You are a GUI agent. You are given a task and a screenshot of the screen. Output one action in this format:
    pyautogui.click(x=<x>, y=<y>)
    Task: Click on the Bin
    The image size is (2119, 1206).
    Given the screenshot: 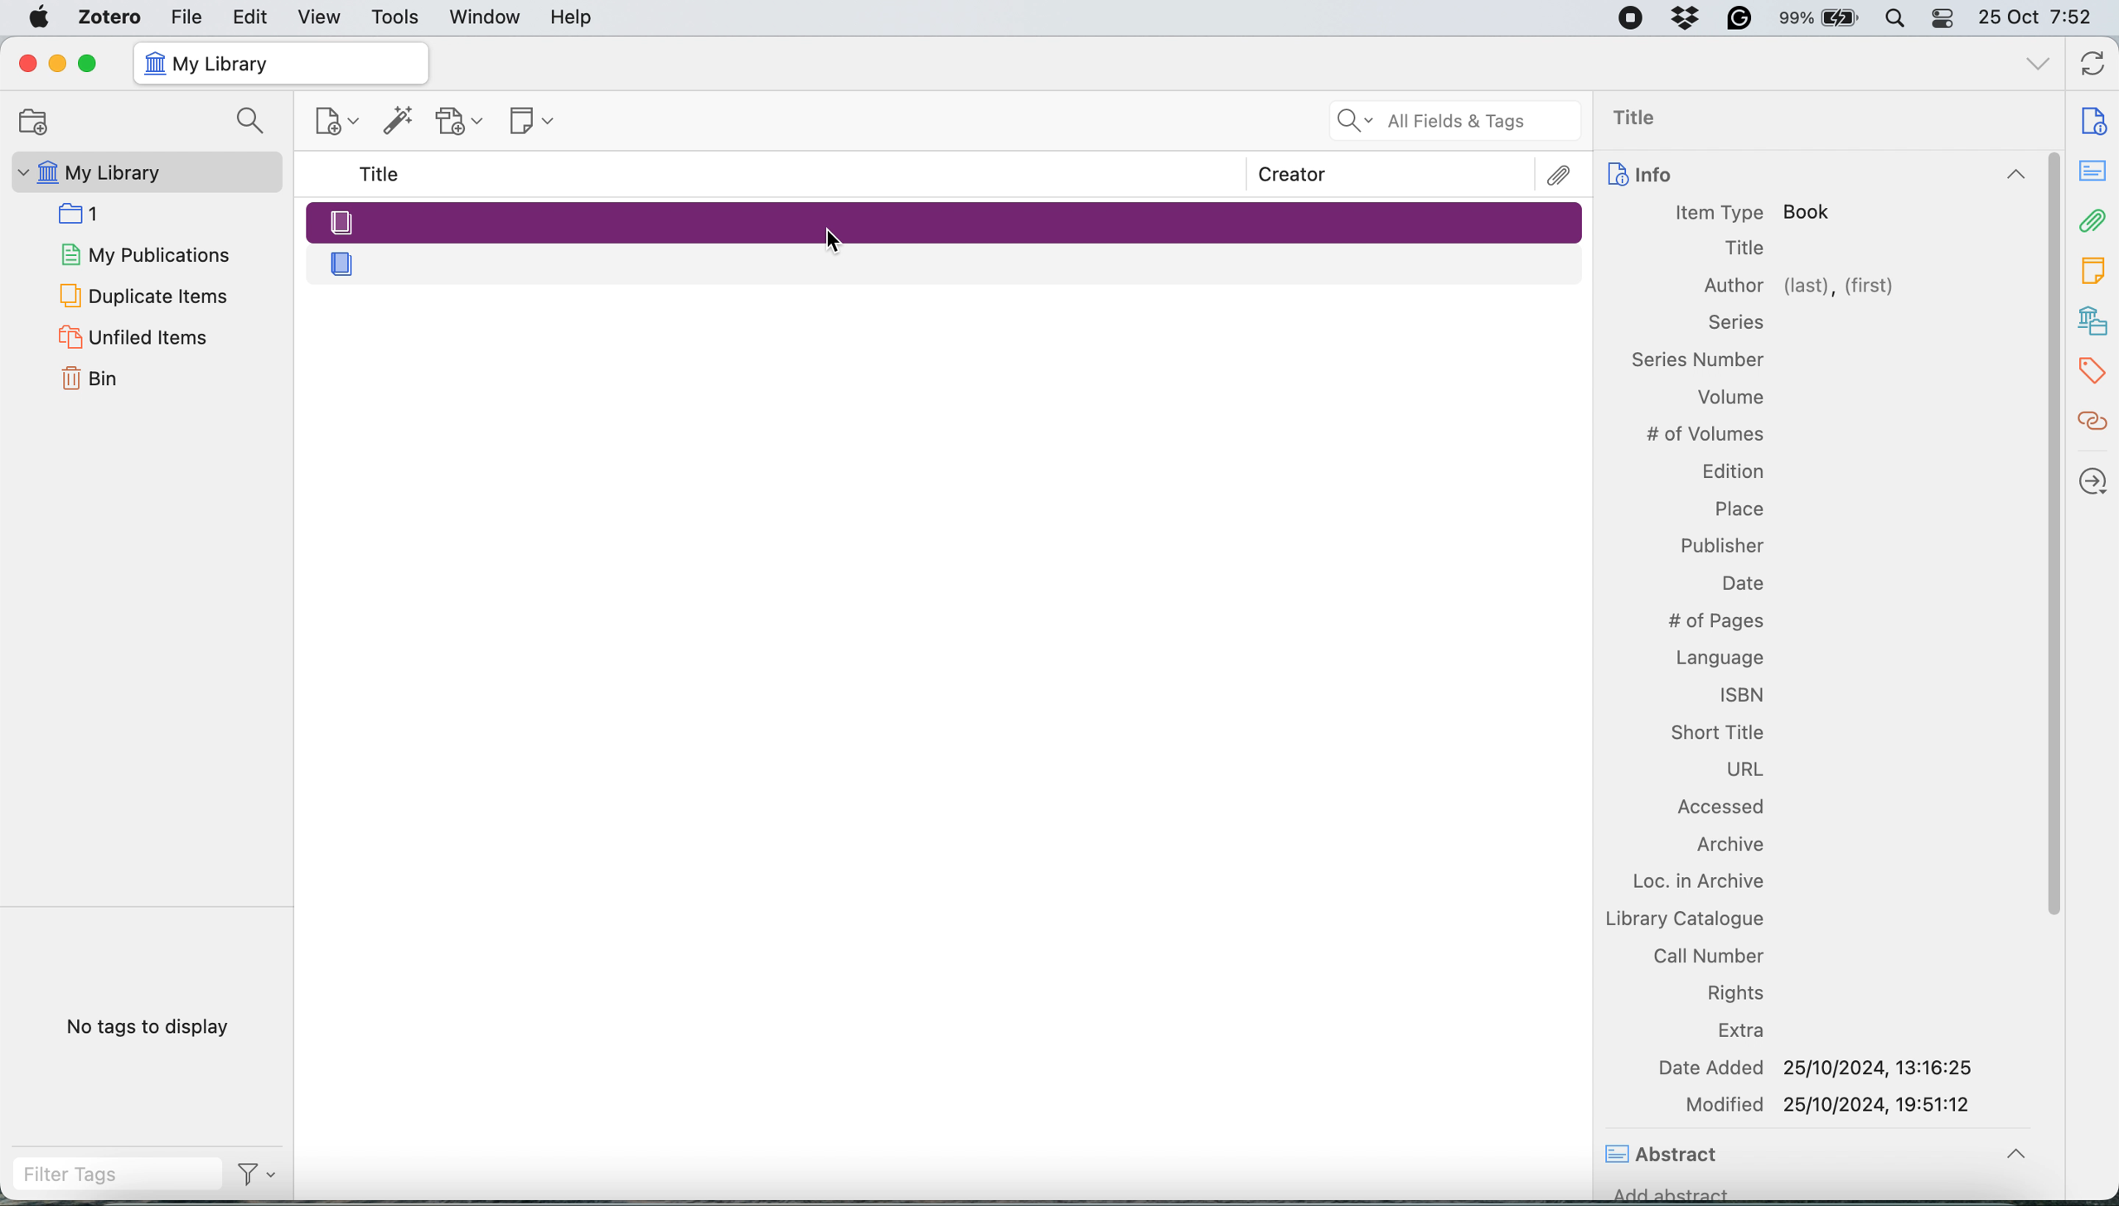 What is the action you would take?
    pyautogui.click(x=110, y=376)
    